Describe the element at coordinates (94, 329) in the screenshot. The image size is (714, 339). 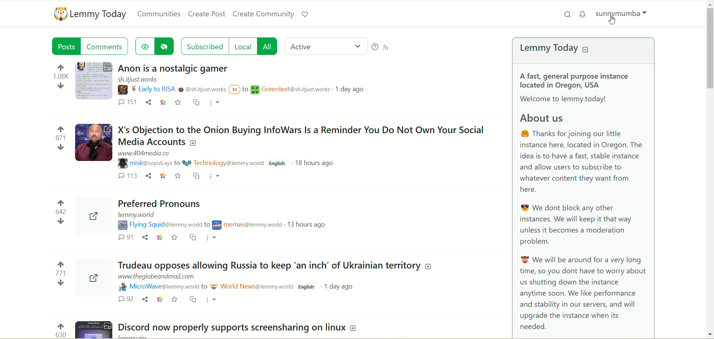
I see `Image of the post that can be expanded` at that location.